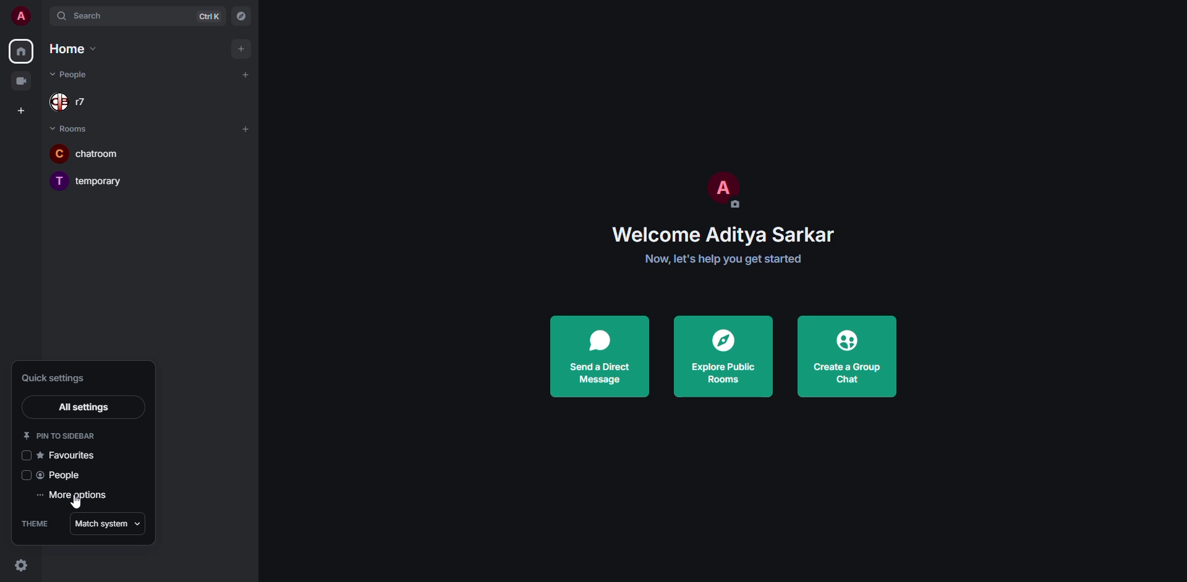  Describe the element at coordinates (244, 75) in the screenshot. I see `add` at that location.